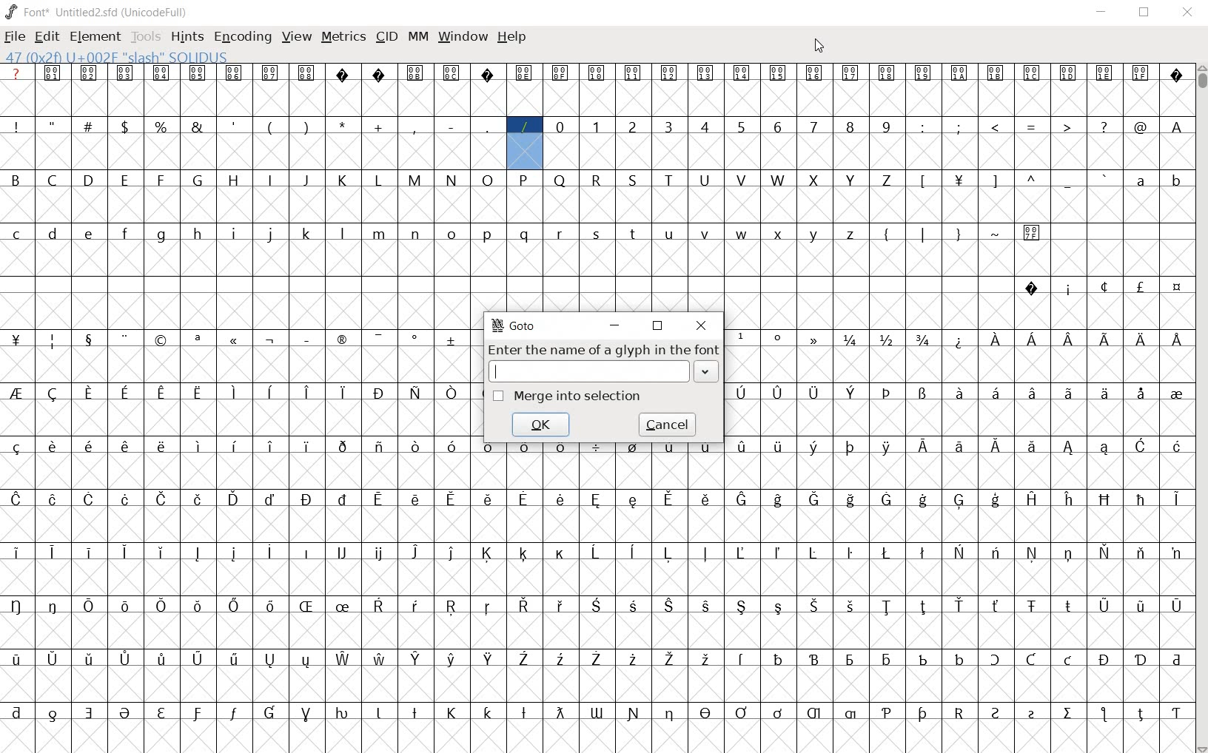 The image size is (1208, 753). What do you see at coordinates (415, 340) in the screenshot?
I see `glyph` at bounding box center [415, 340].